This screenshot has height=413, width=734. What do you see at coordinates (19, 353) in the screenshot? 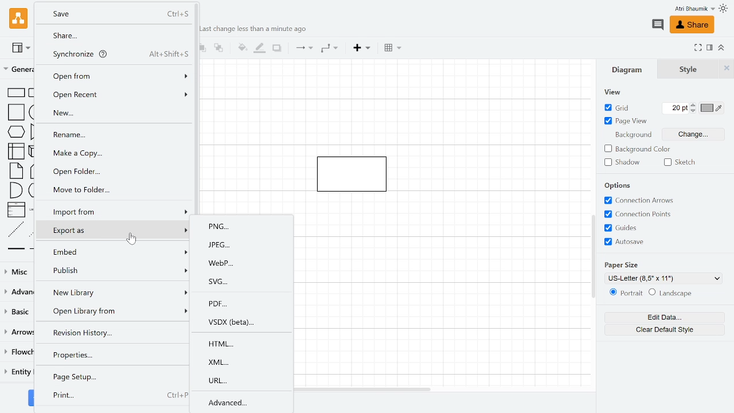
I see `Flowchart` at bounding box center [19, 353].